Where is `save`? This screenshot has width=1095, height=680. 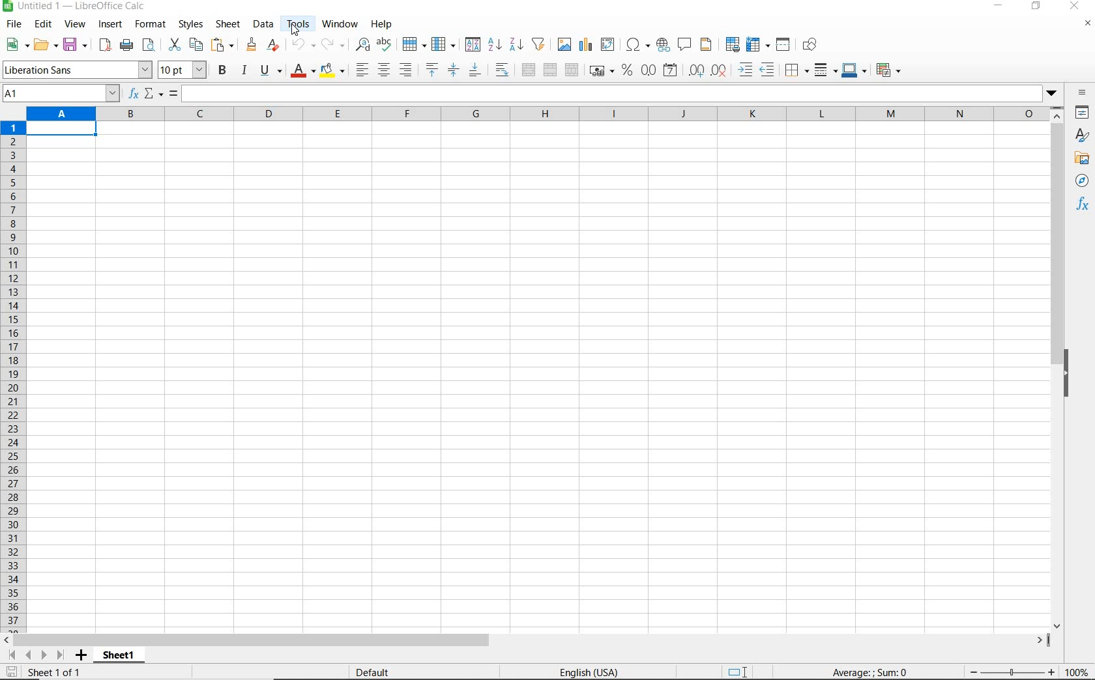
save is located at coordinates (75, 45).